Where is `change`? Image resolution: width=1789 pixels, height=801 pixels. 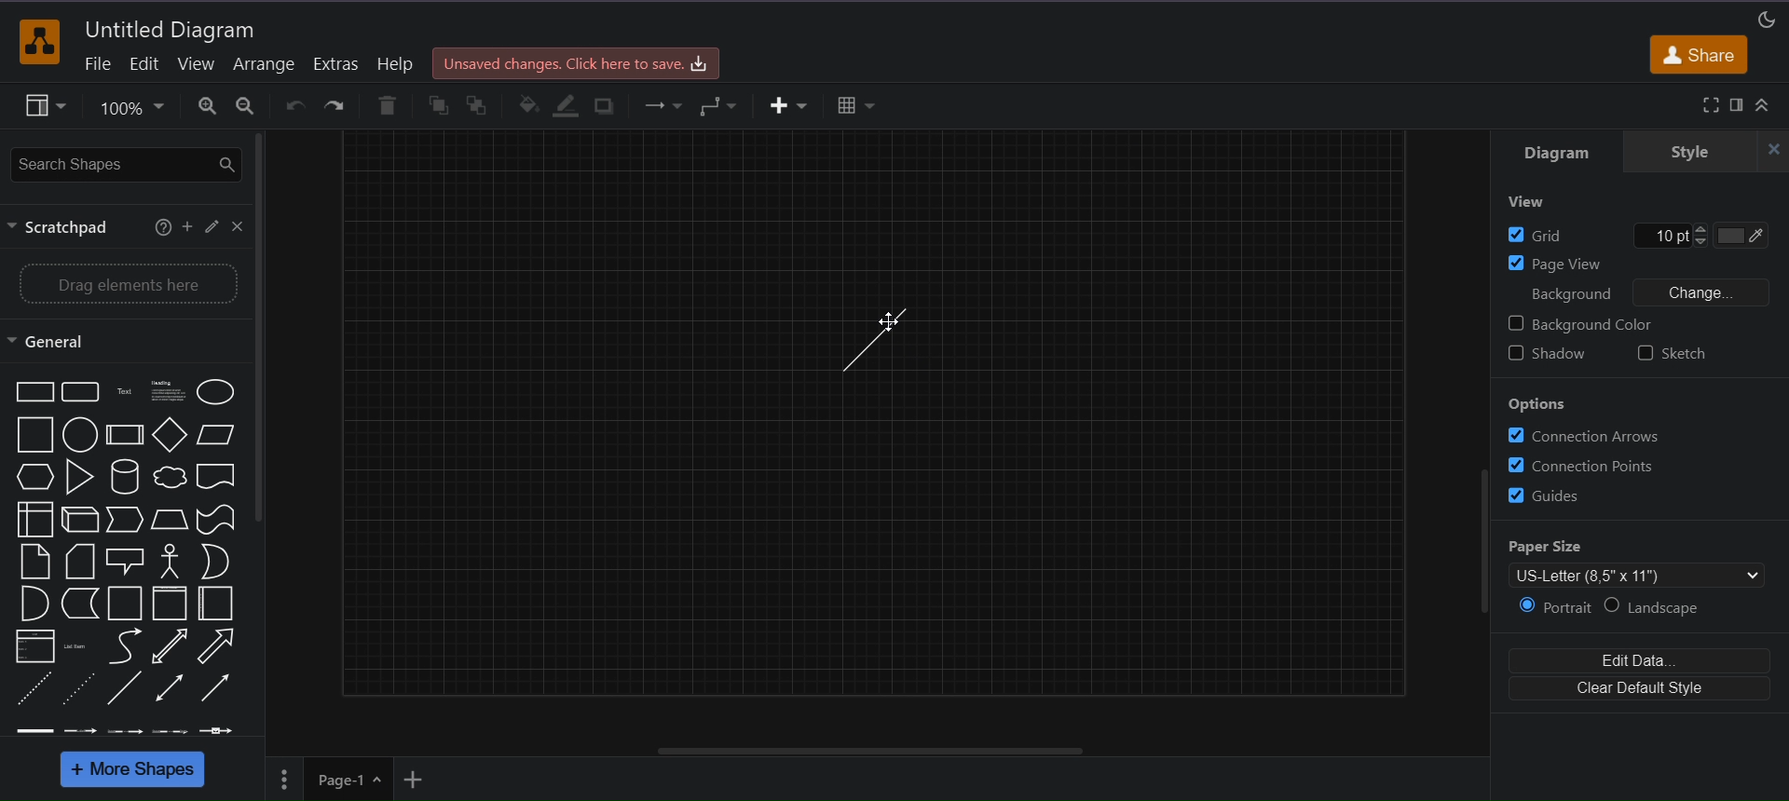 change is located at coordinates (1726, 293).